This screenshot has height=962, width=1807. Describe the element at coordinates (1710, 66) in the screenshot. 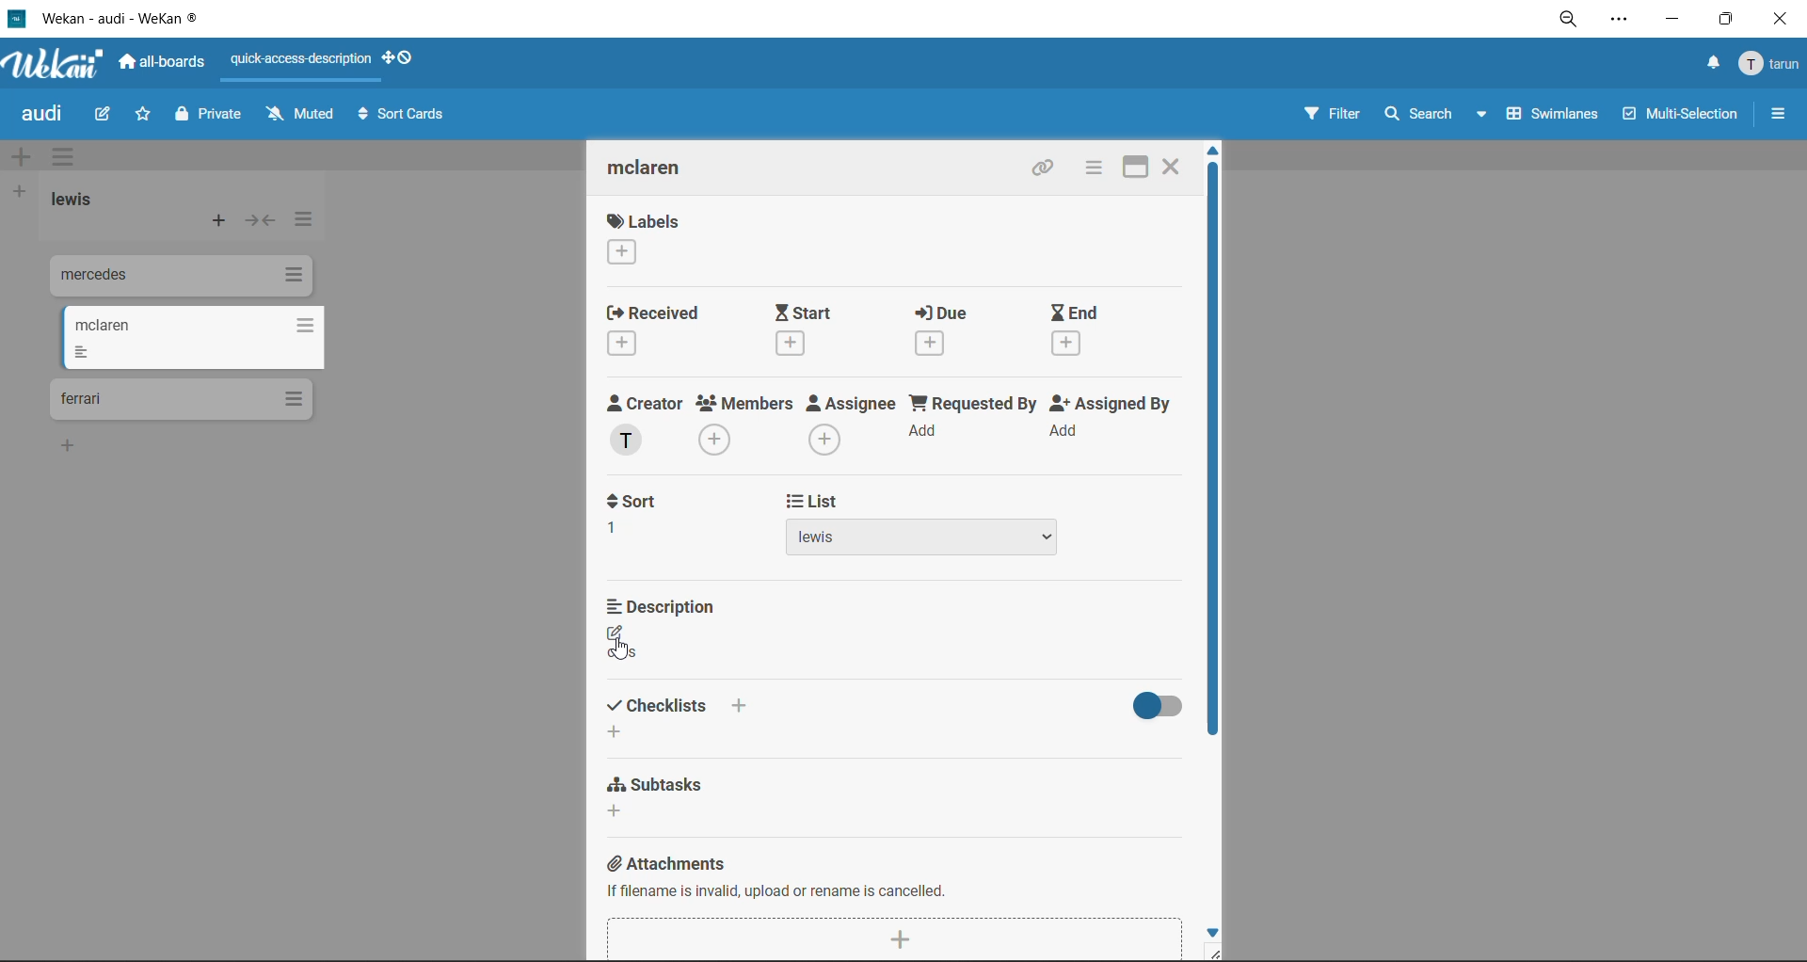

I see `notifications` at that location.